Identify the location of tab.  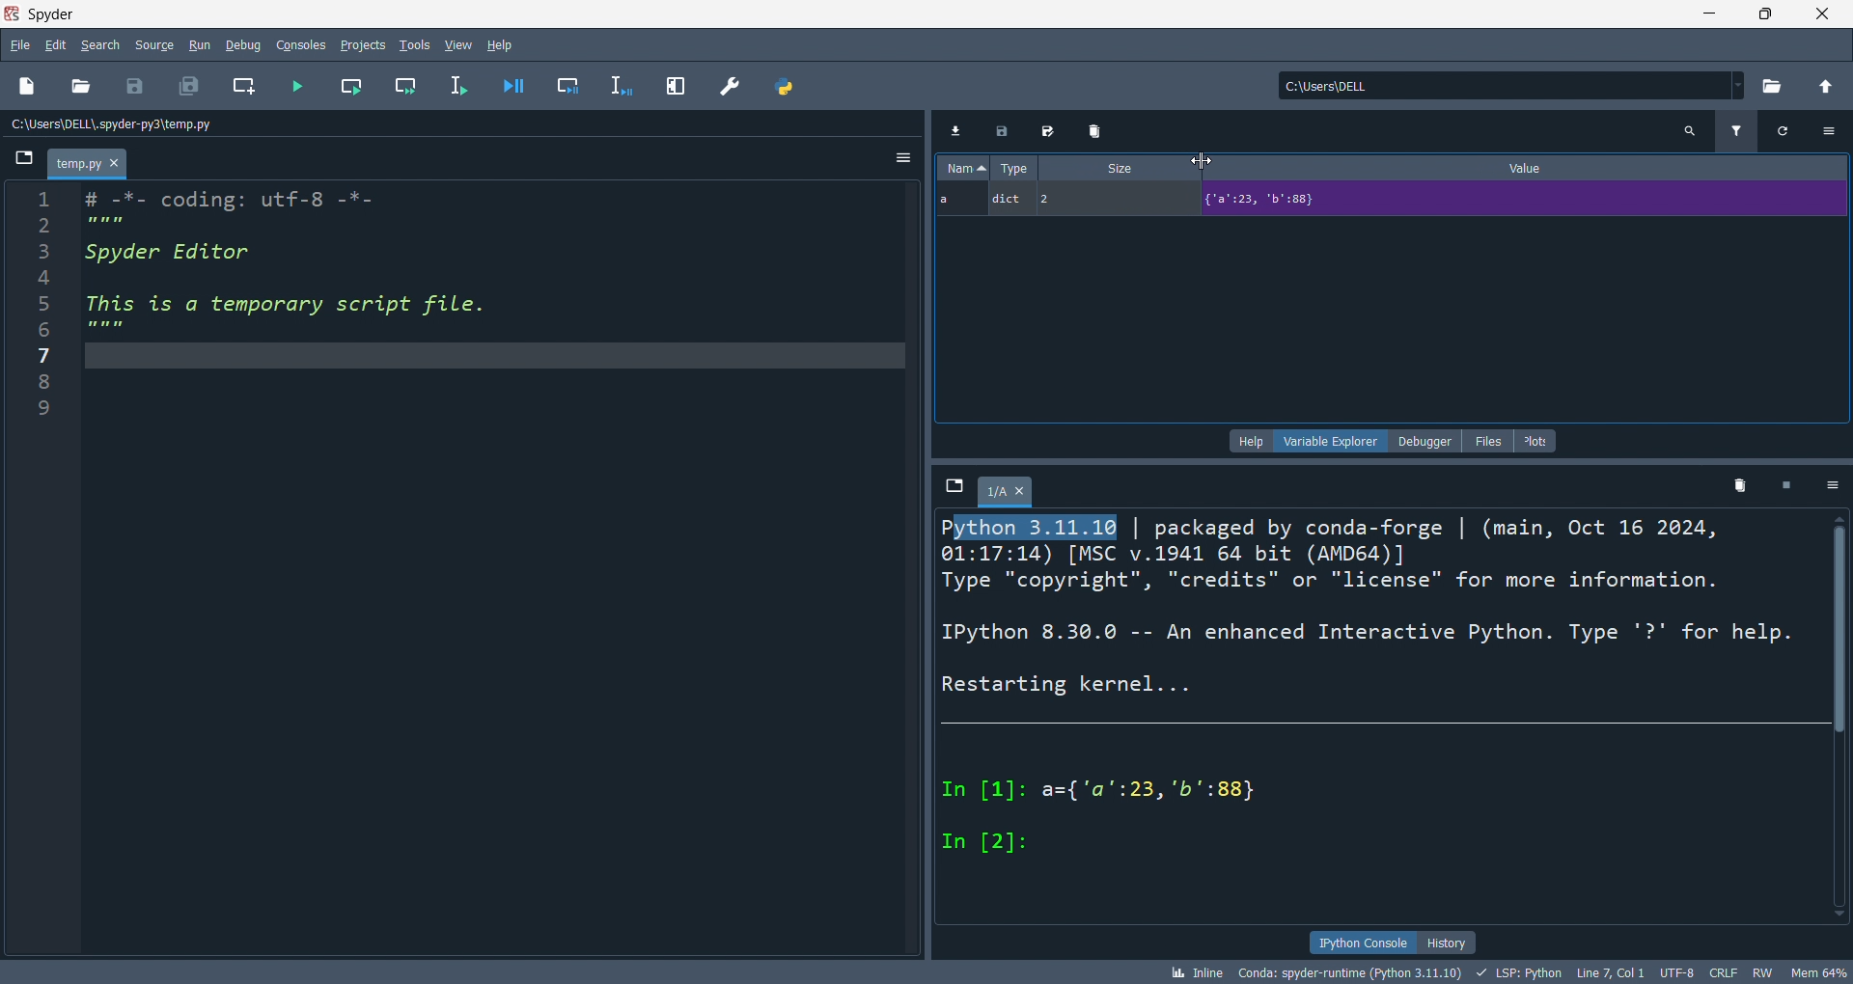
(84, 164).